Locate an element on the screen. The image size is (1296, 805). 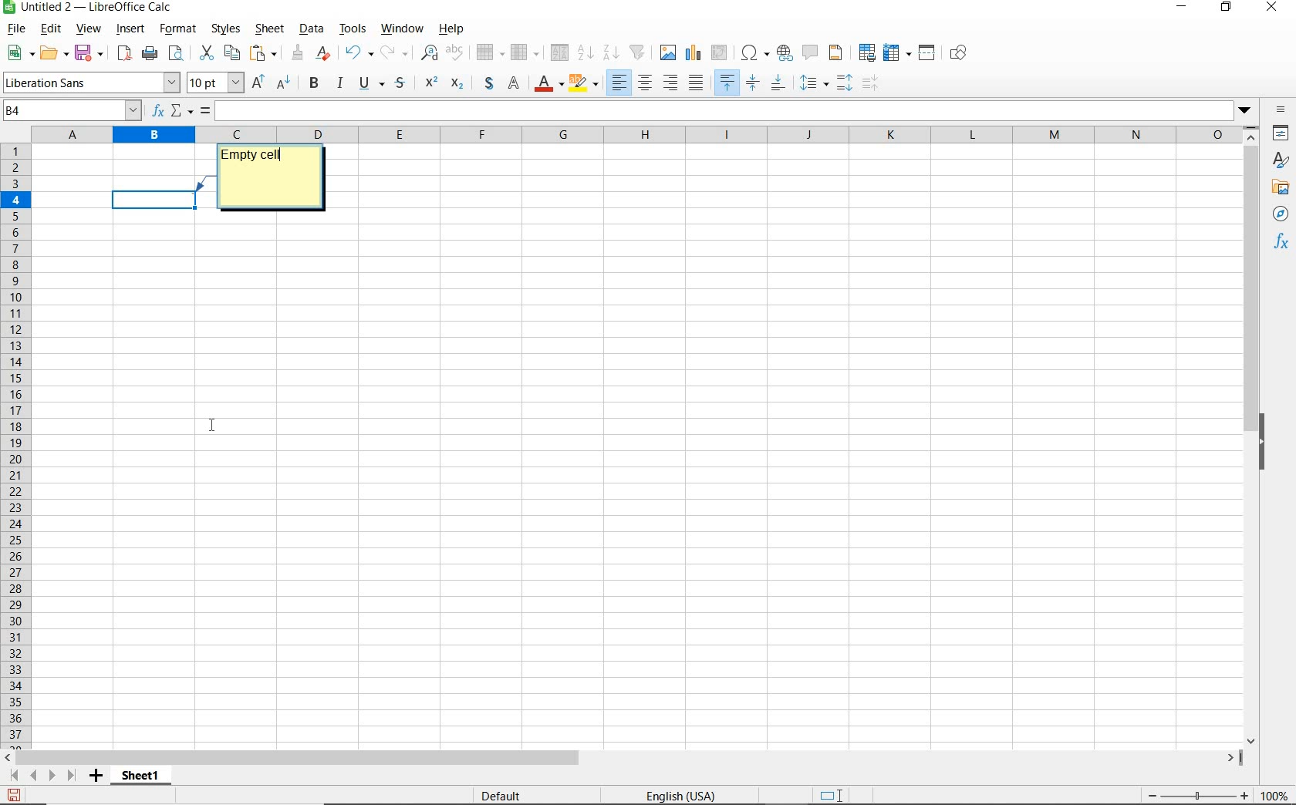
insert image is located at coordinates (668, 53).